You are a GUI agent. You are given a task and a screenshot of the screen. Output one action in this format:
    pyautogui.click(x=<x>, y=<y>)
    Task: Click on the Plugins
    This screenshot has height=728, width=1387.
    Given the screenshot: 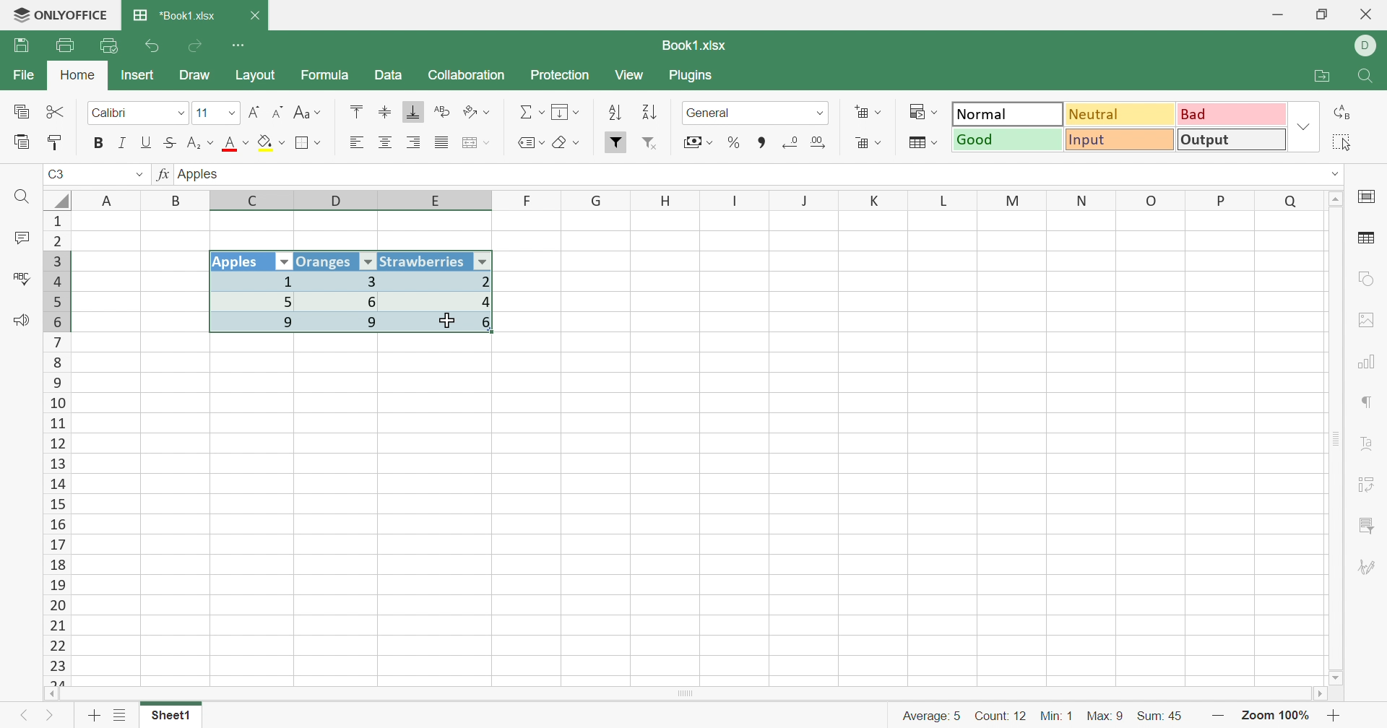 What is the action you would take?
    pyautogui.click(x=694, y=77)
    